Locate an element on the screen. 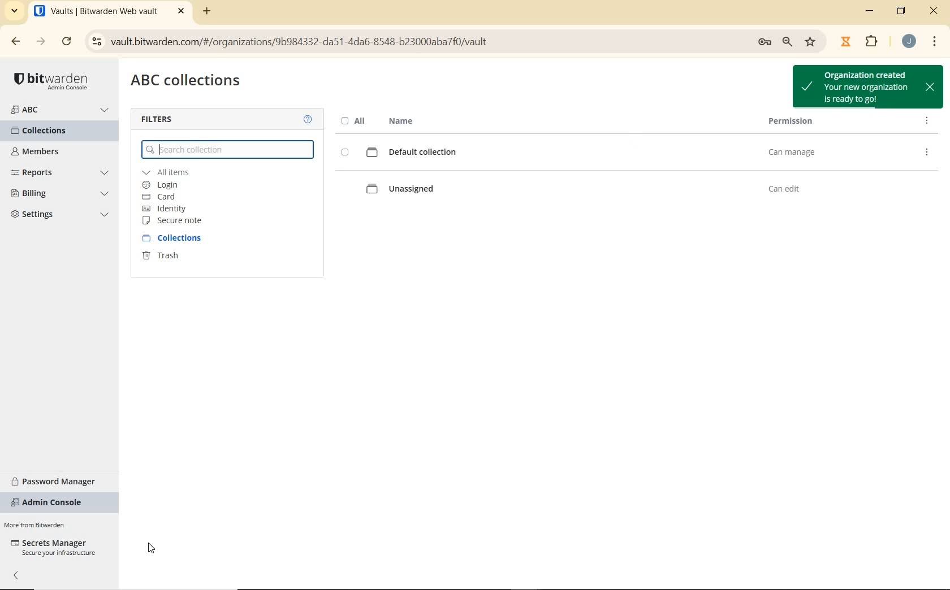  all is located at coordinates (351, 120).